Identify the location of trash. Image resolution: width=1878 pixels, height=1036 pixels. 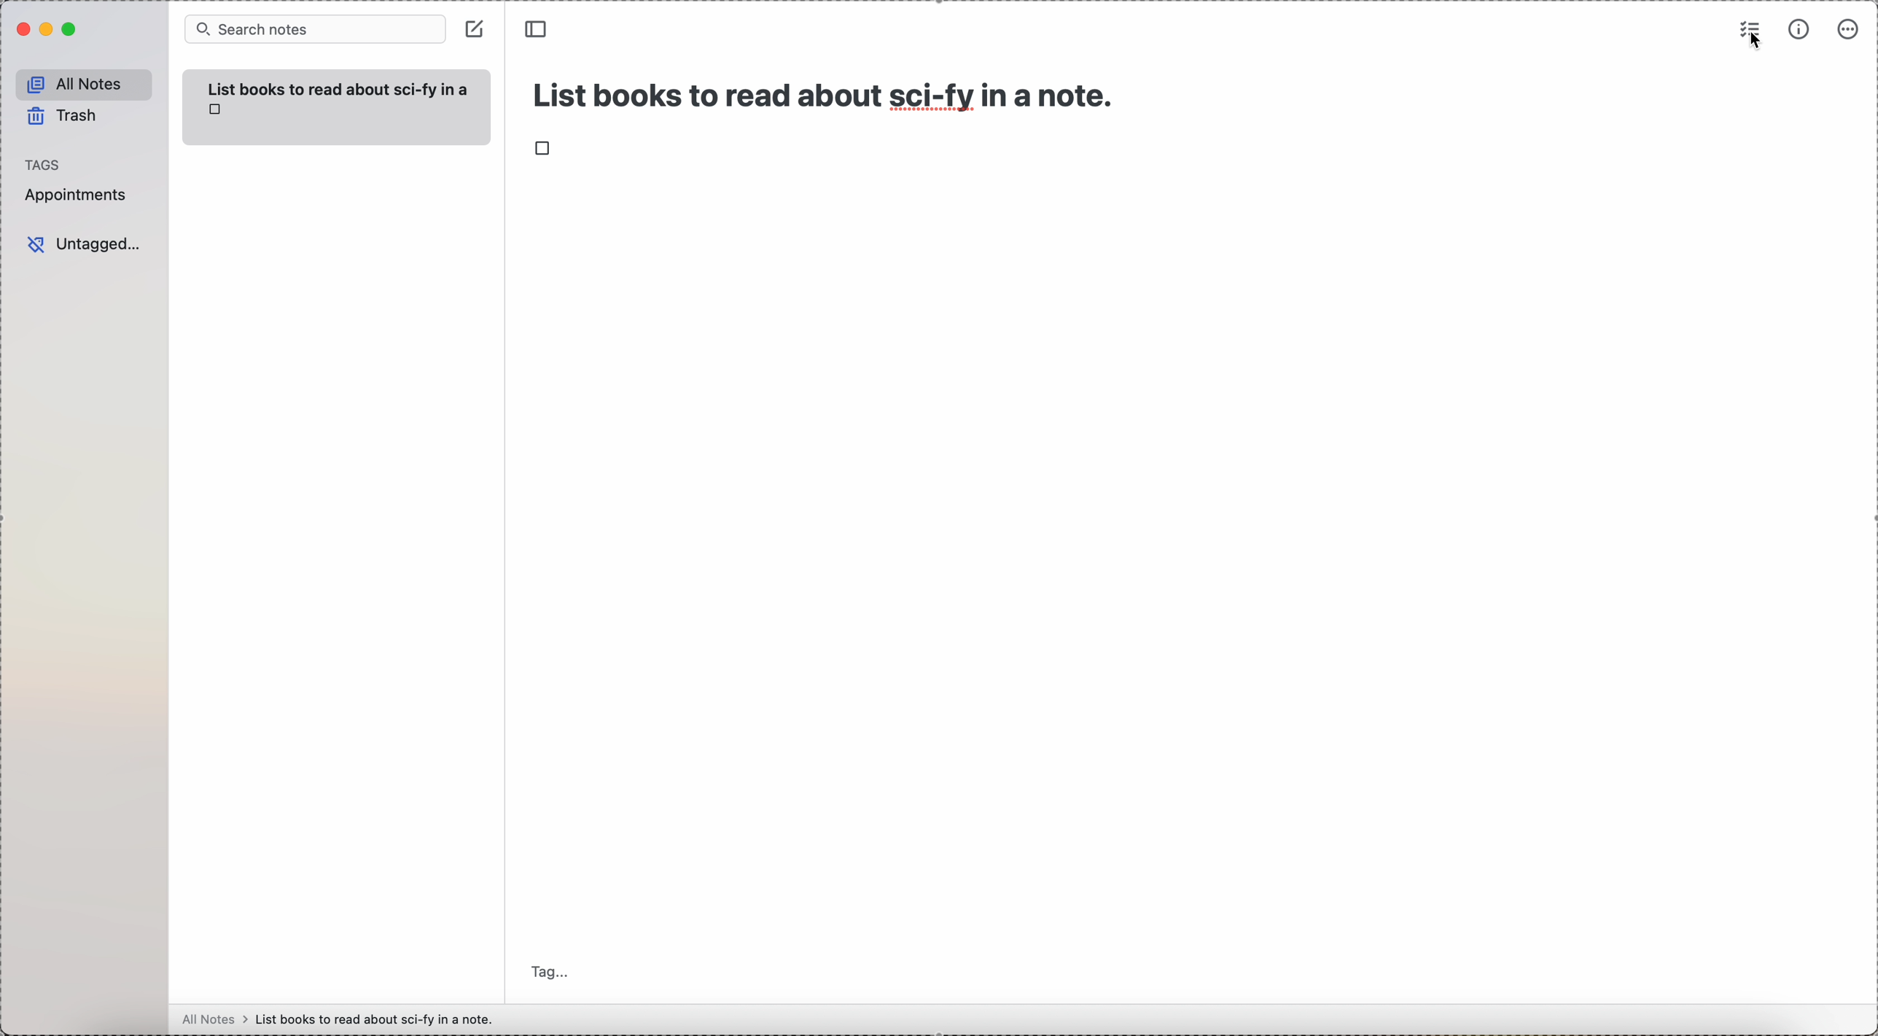
(63, 117).